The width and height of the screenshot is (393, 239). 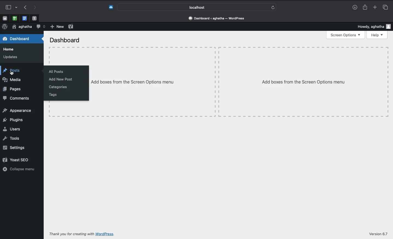 What do you see at coordinates (17, 110) in the screenshot?
I see `Appearance` at bounding box center [17, 110].